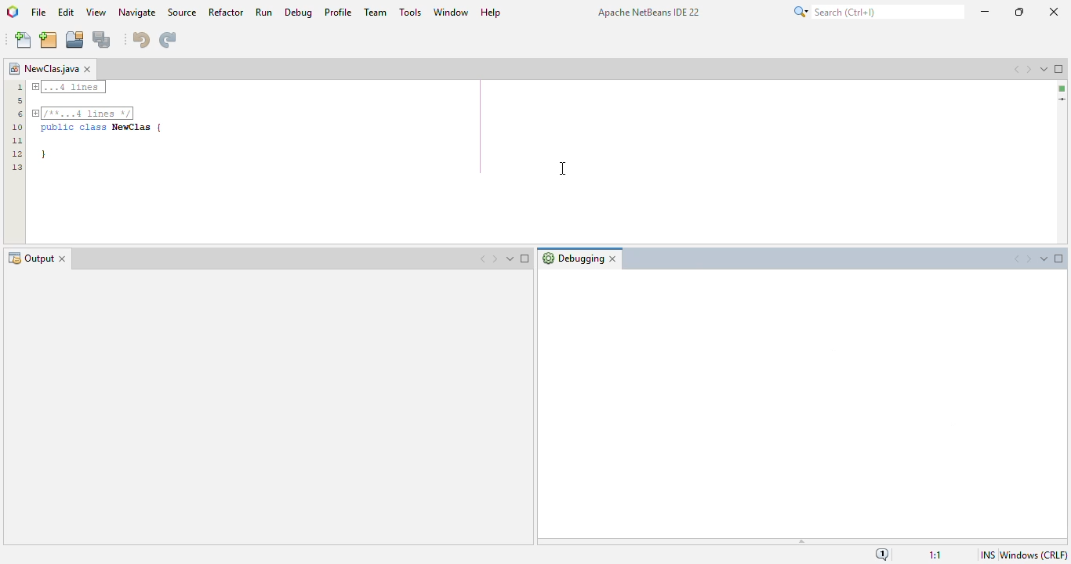 The width and height of the screenshot is (1071, 564). What do you see at coordinates (65, 12) in the screenshot?
I see `edit` at bounding box center [65, 12].